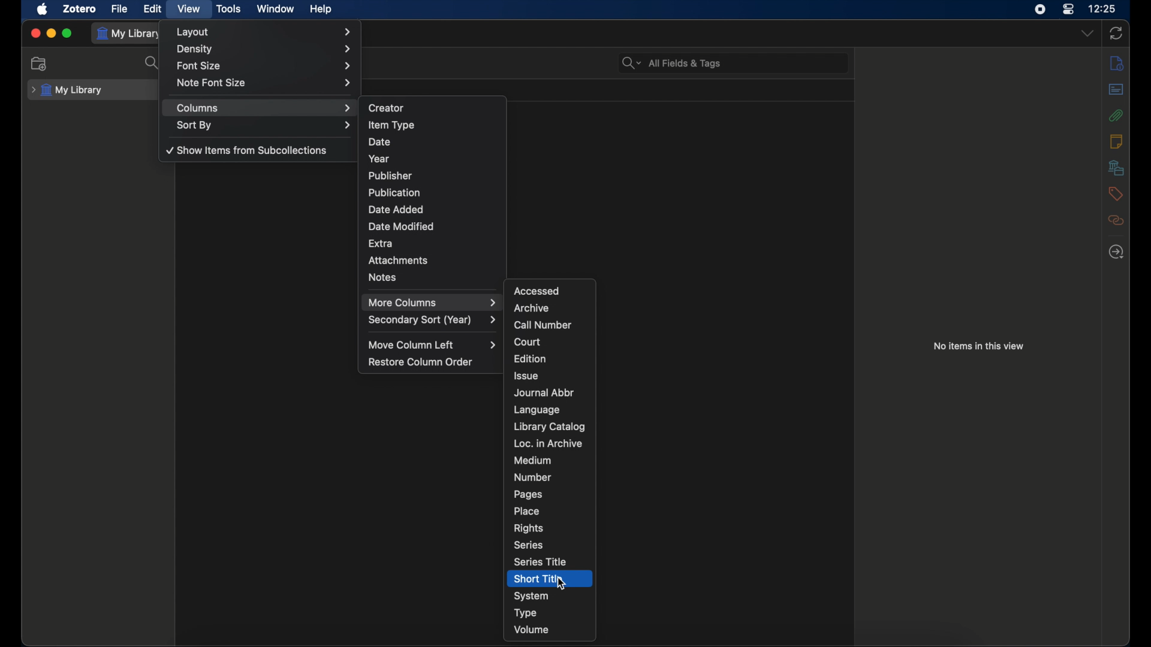 This screenshot has width=1151, height=647. What do you see at coordinates (551, 427) in the screenshot?
I see `library catalog` at bounding box center [551, 427].